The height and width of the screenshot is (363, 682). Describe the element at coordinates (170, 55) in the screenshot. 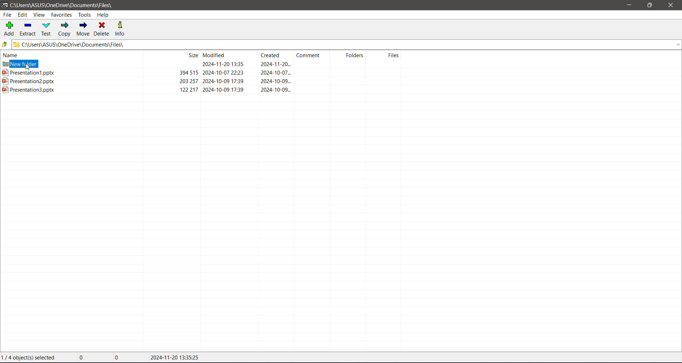

I see `File Size` at that location.